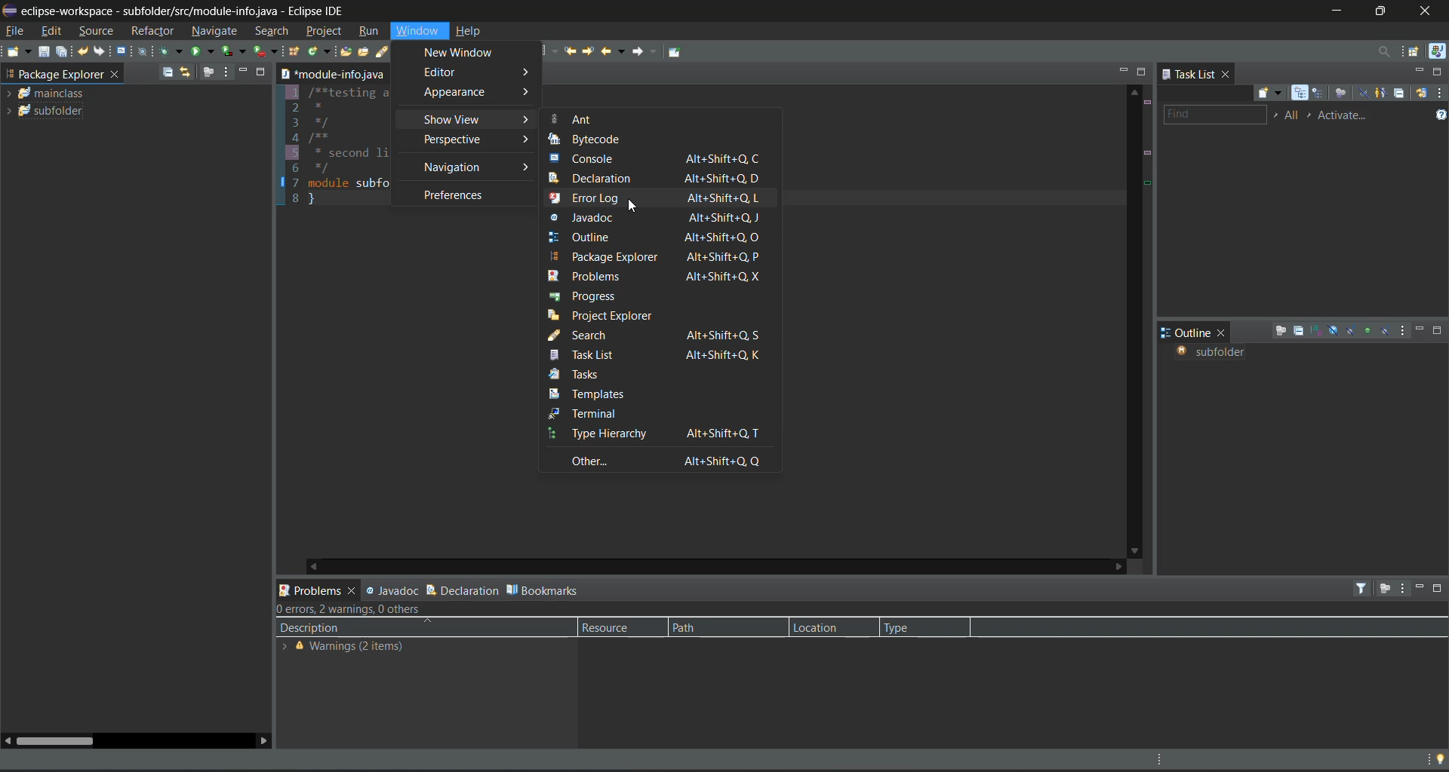 The height and width of the screenshot is (772, 1449). Describe the element at coordinates (1423, 93) in the screenshot. I see `synchronize changed` at that location.